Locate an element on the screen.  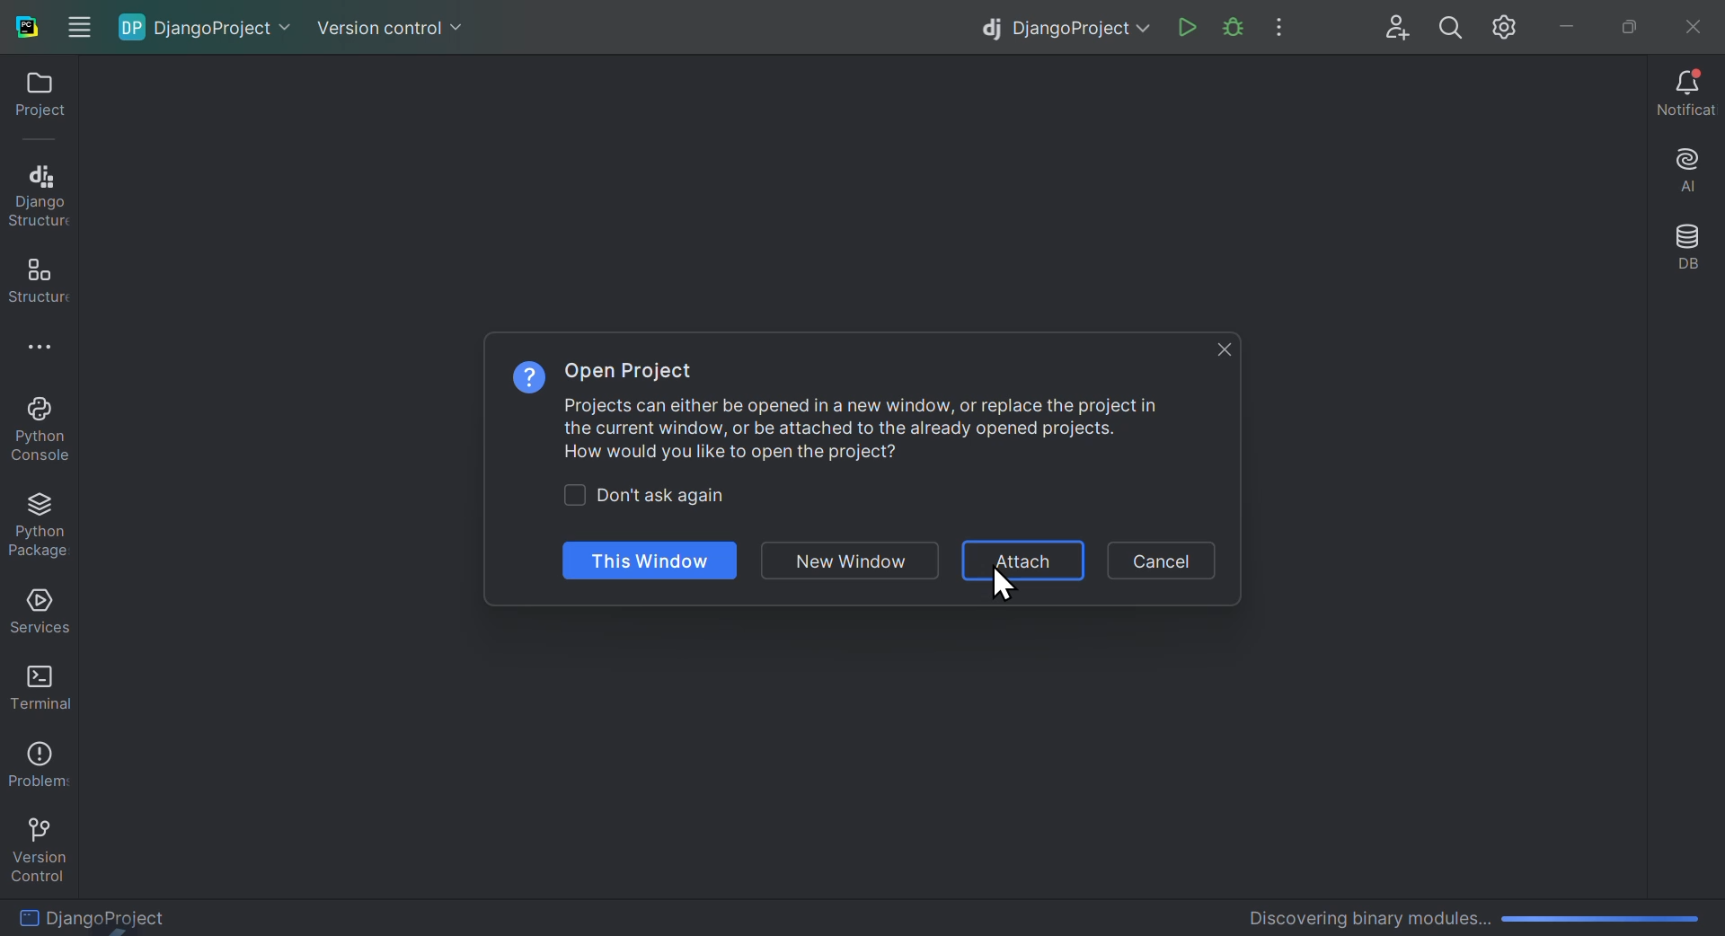
User is located at coordinates (1399, 28).